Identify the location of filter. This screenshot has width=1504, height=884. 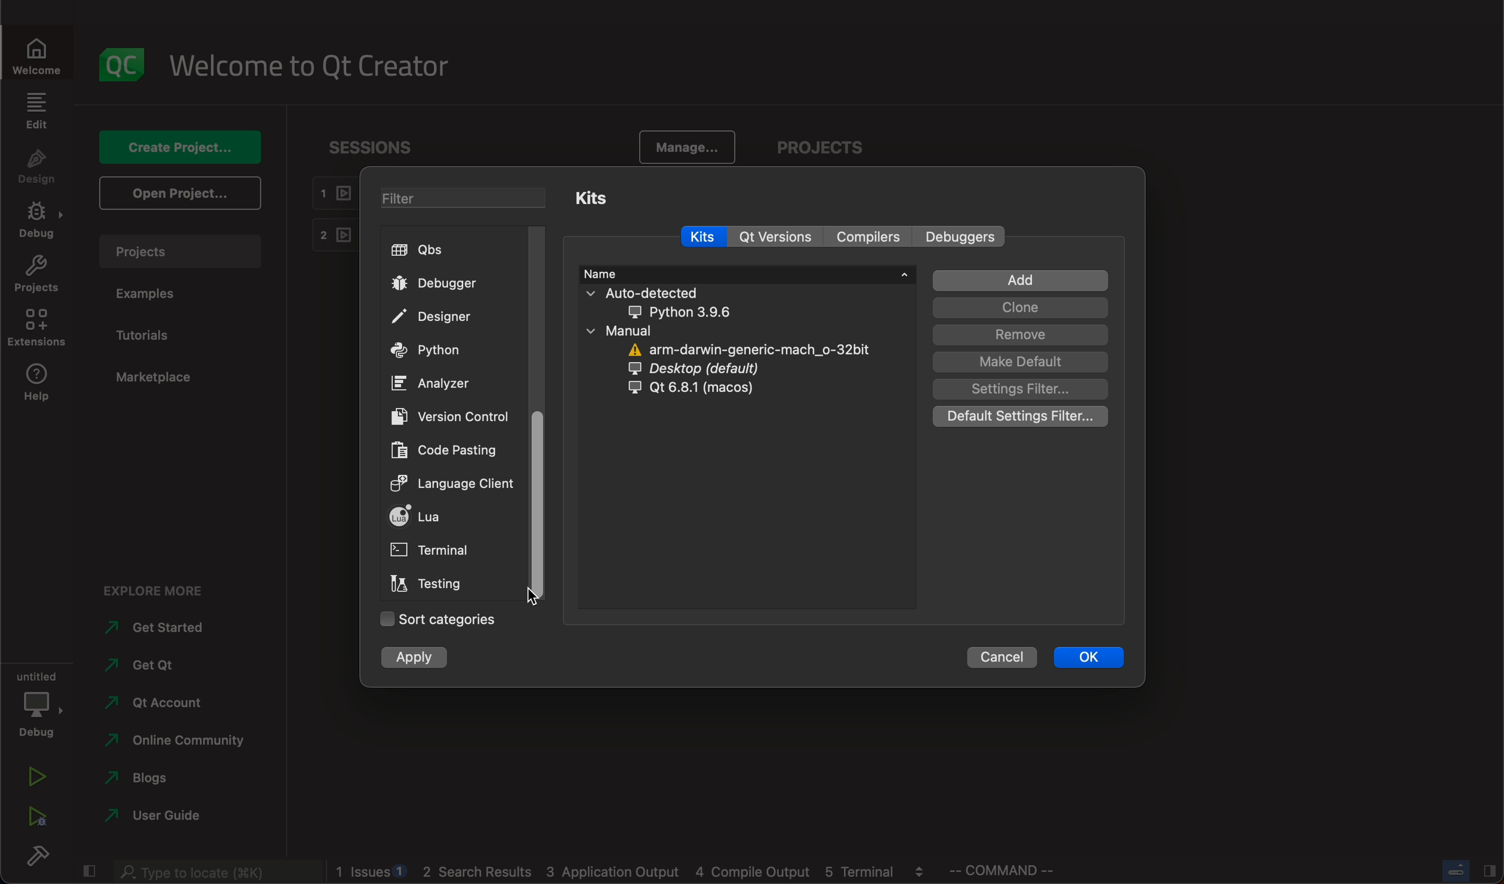
(1021, 389).